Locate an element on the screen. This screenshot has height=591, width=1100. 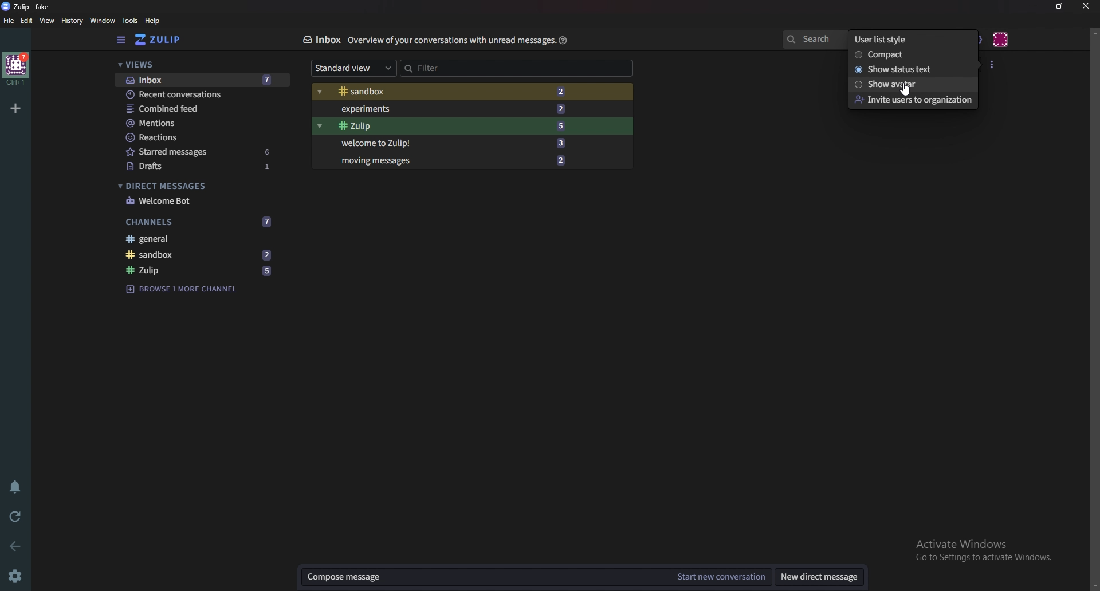
search is located at coordinates (817, 39).